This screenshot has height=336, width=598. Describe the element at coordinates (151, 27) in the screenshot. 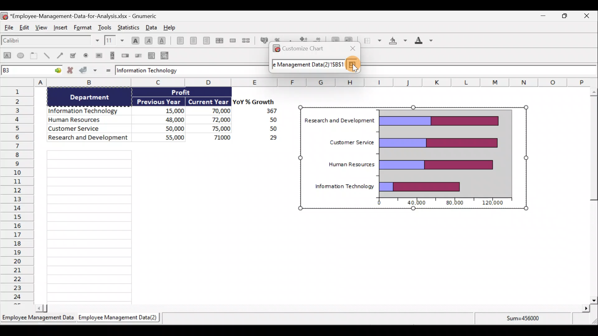

I see `Data` at that location.